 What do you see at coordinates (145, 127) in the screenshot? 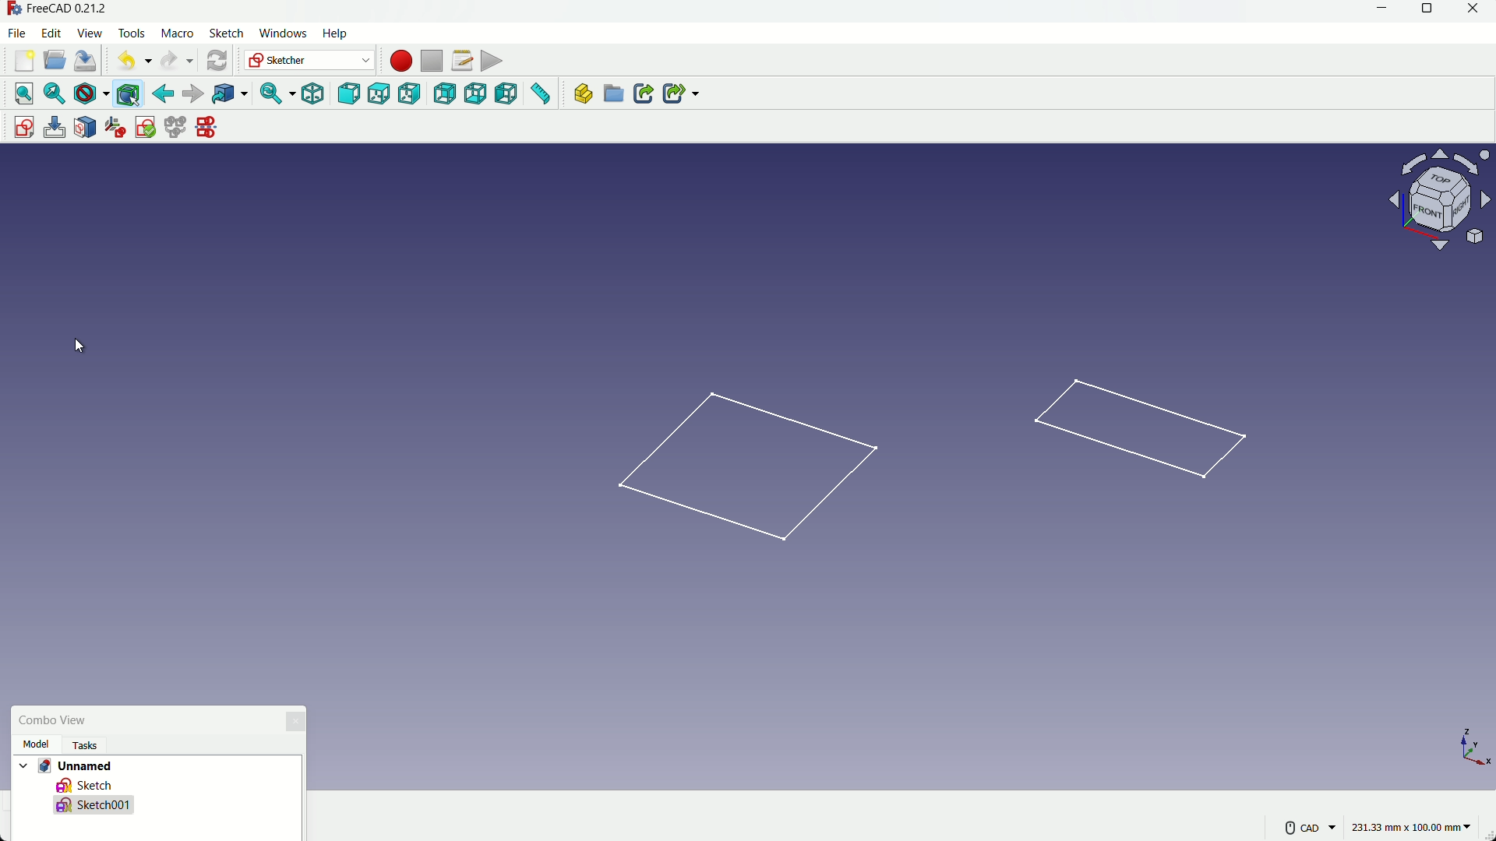
I see `validate sketches` at bounding box center [145, 127].